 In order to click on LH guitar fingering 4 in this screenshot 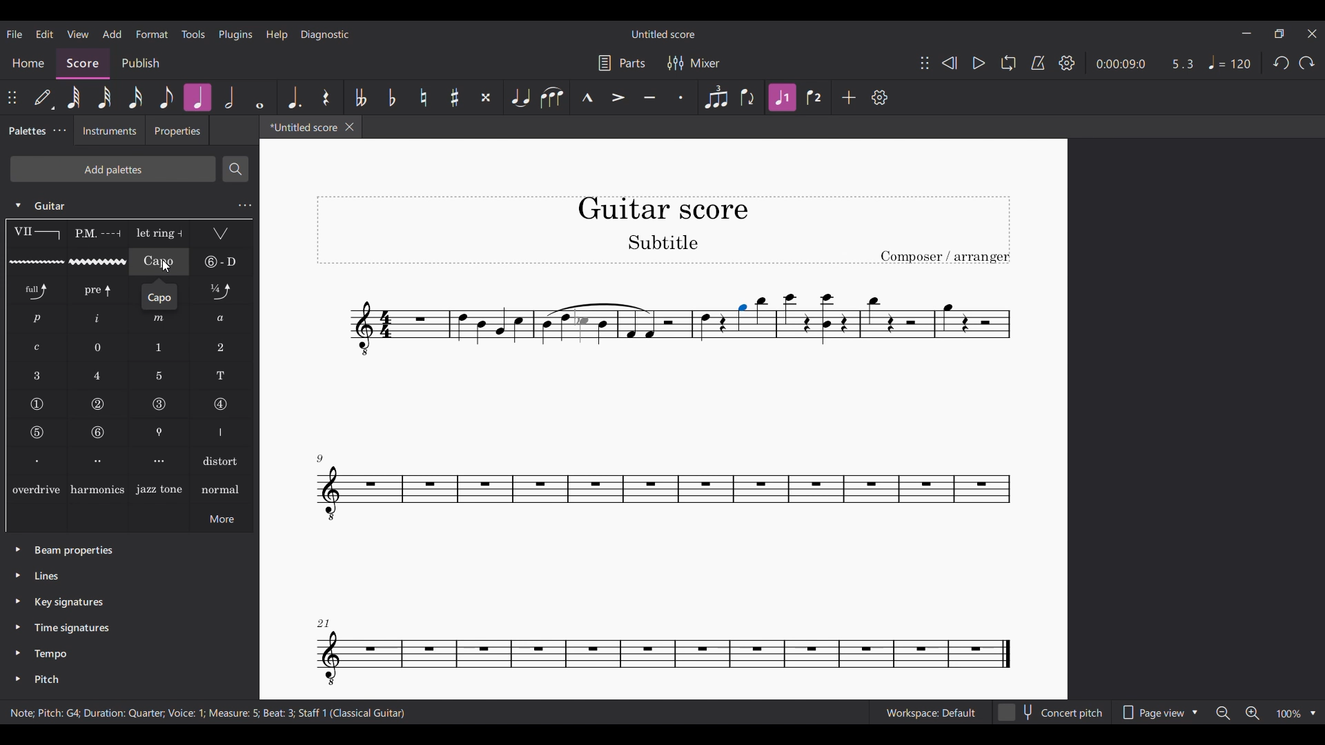, I will do `click(99, 375)`.